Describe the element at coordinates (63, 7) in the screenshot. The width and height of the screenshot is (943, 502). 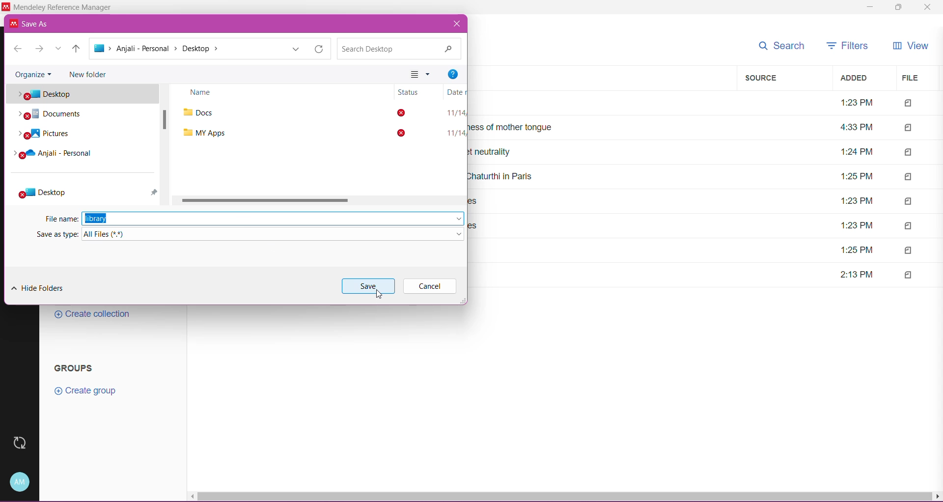
I see `Mendeley Reference Manager` at that location.